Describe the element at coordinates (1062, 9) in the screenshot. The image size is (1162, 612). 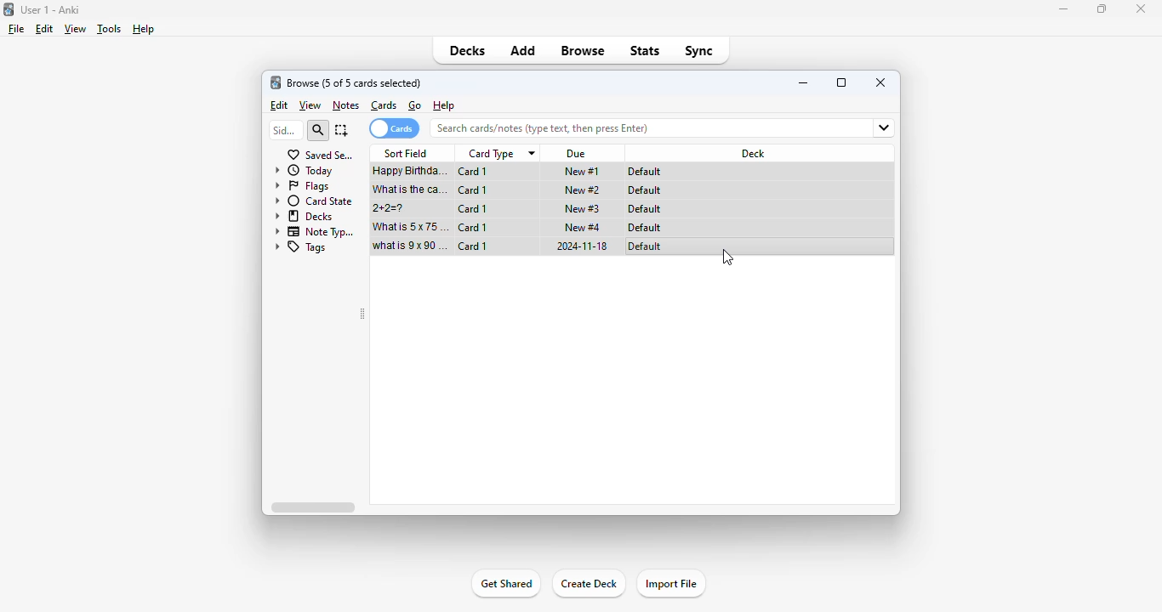
I see `minimize` at that location.